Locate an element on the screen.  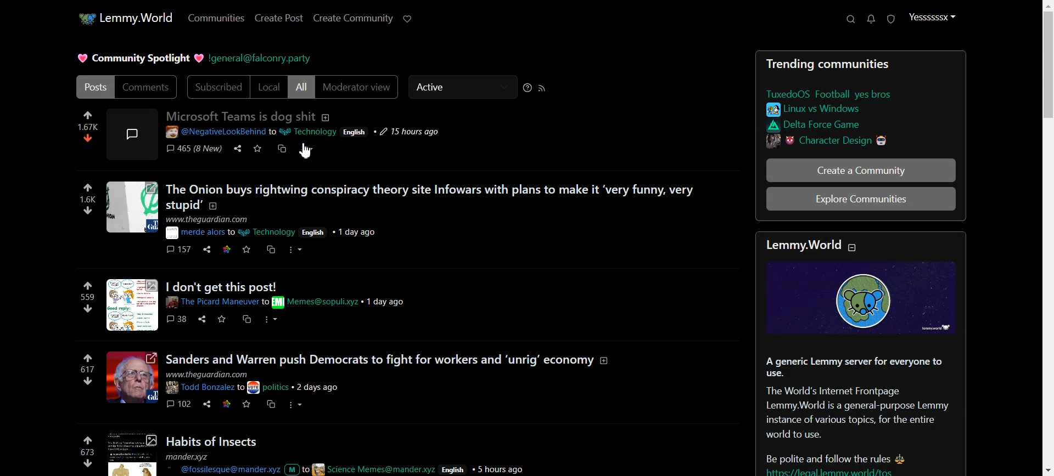
link is located at coordinates (88, 359).